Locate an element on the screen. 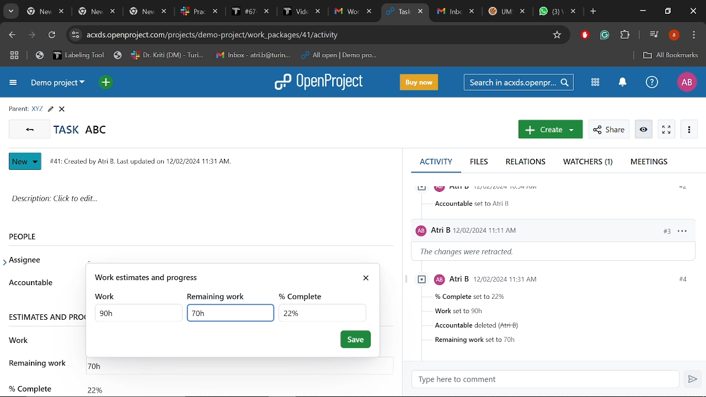  Tab groups is located at coordinates (14, 56).